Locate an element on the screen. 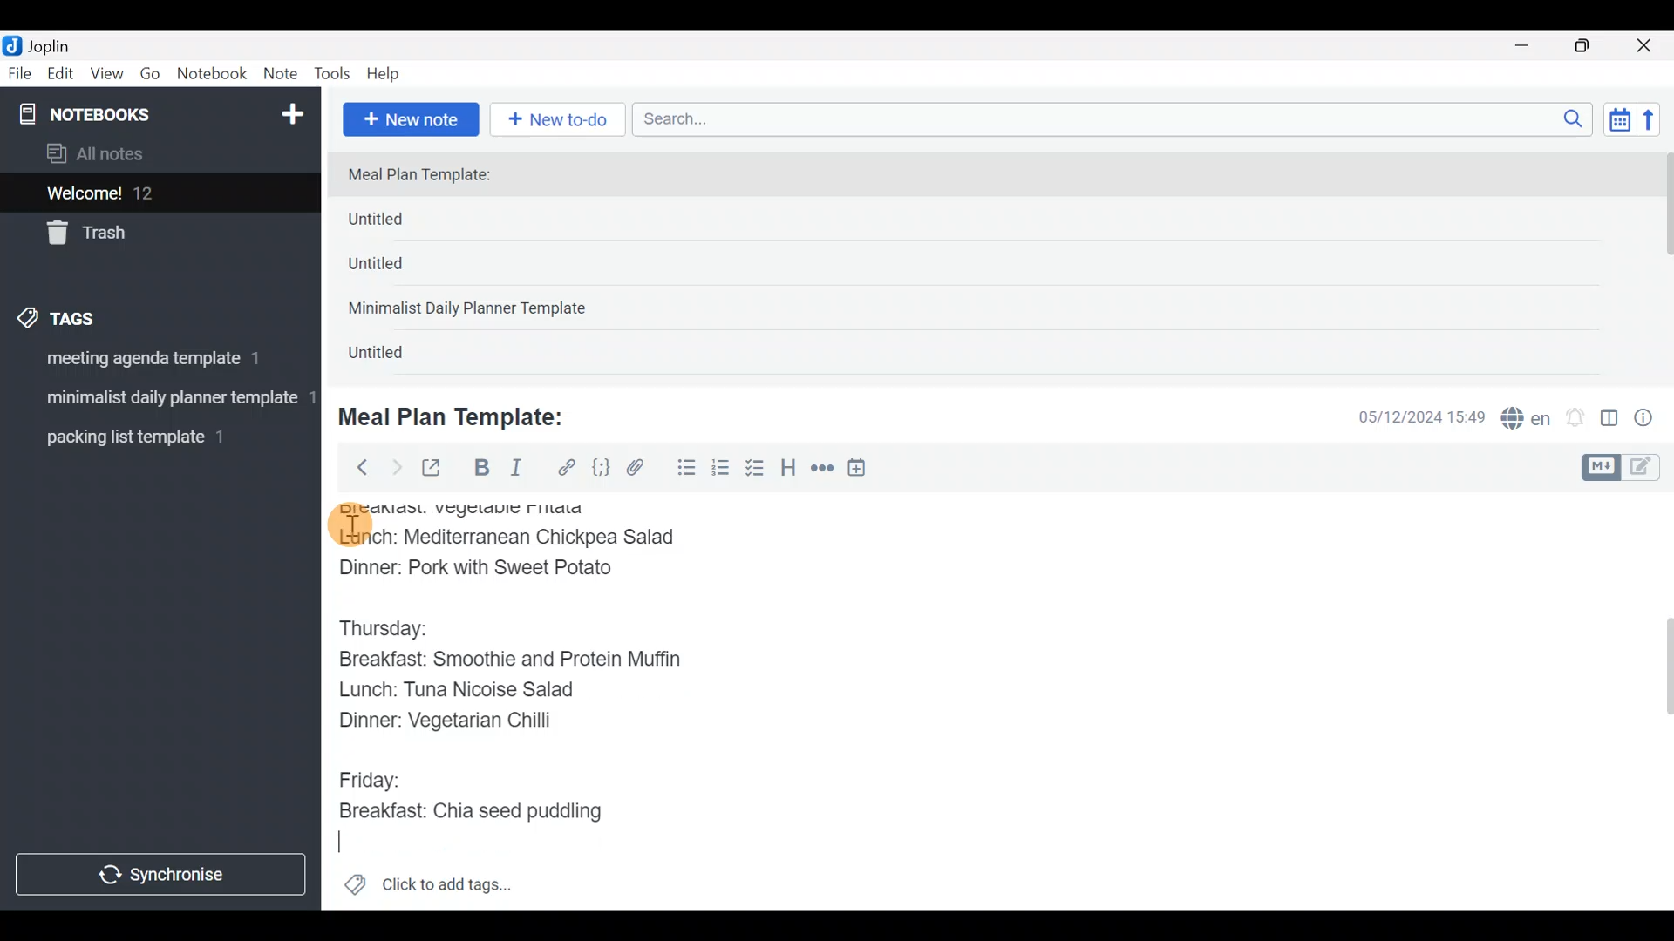  New to-do is located at coordinates (561, 121).